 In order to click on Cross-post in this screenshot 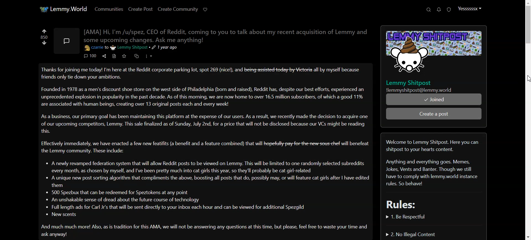, I will do `click(136, 56)`.